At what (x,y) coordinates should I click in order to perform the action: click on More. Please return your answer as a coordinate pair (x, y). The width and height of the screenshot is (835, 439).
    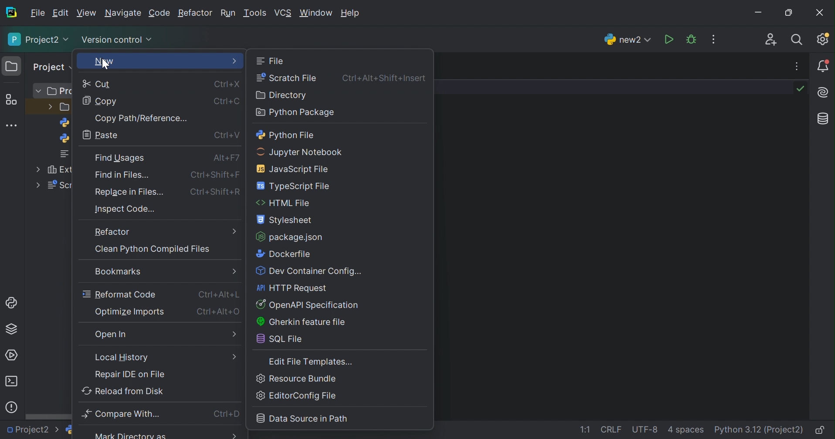
    Looking at the image, I should click on (49, 106).